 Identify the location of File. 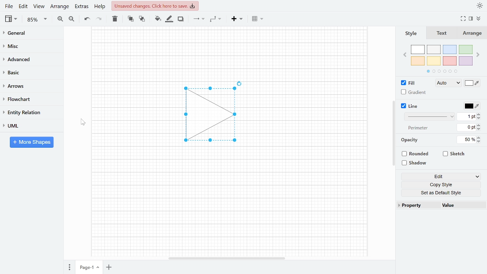
(9, 6).